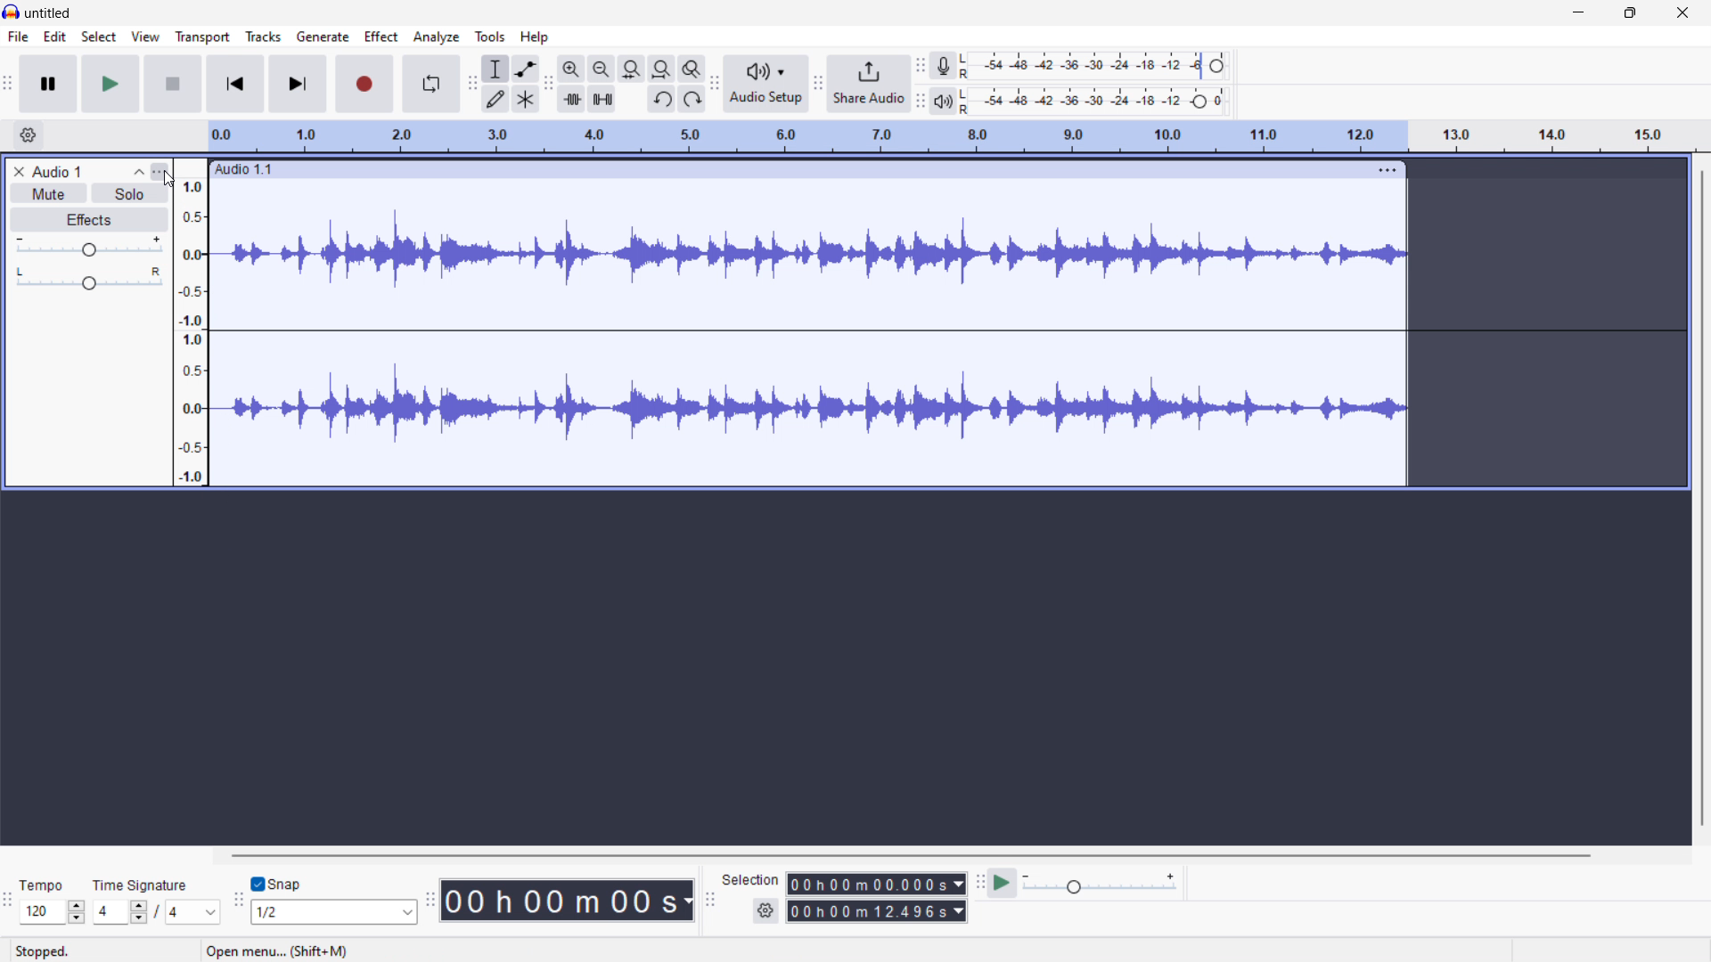  I want to click on draw tool, so click(496, 98).